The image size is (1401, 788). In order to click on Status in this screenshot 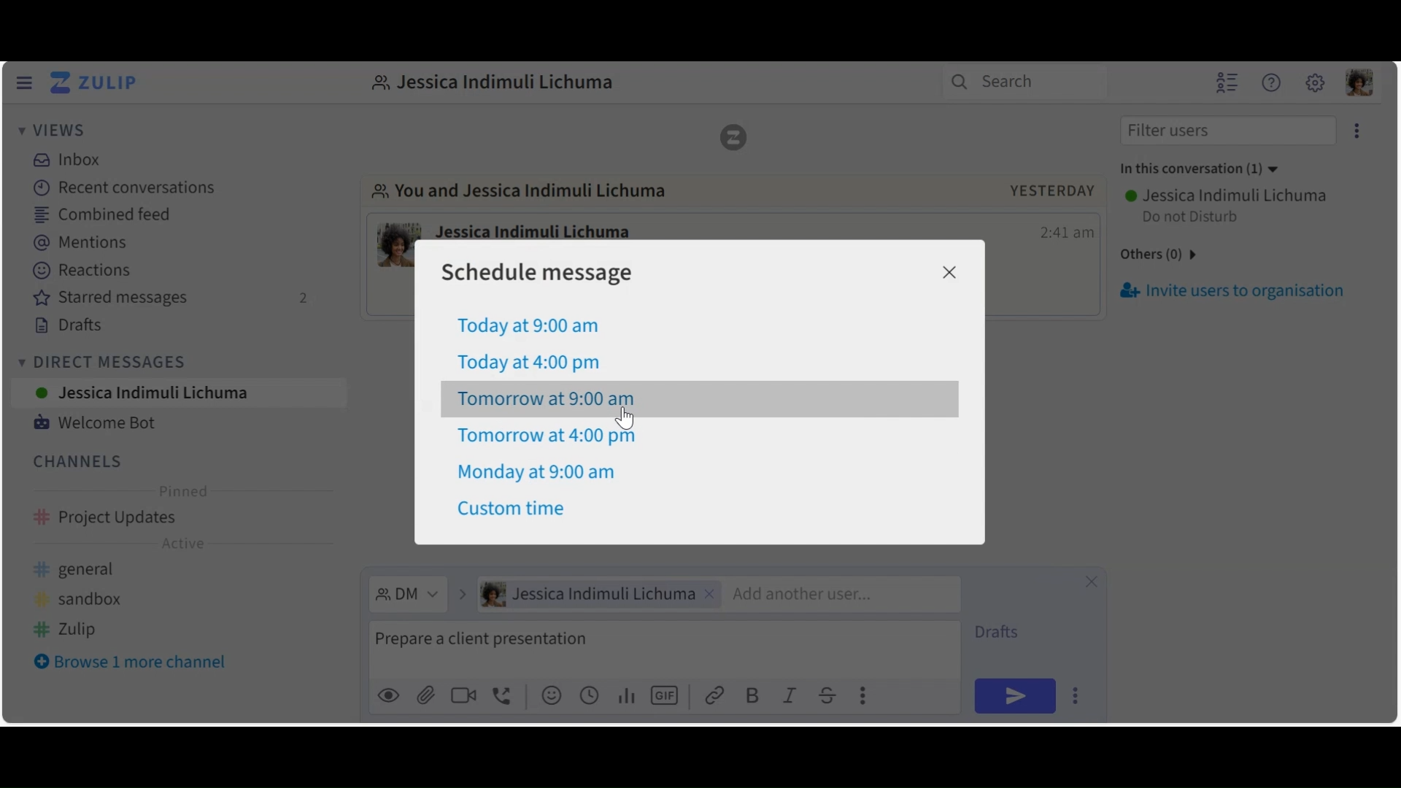, I will do `click(1192, 219)`.